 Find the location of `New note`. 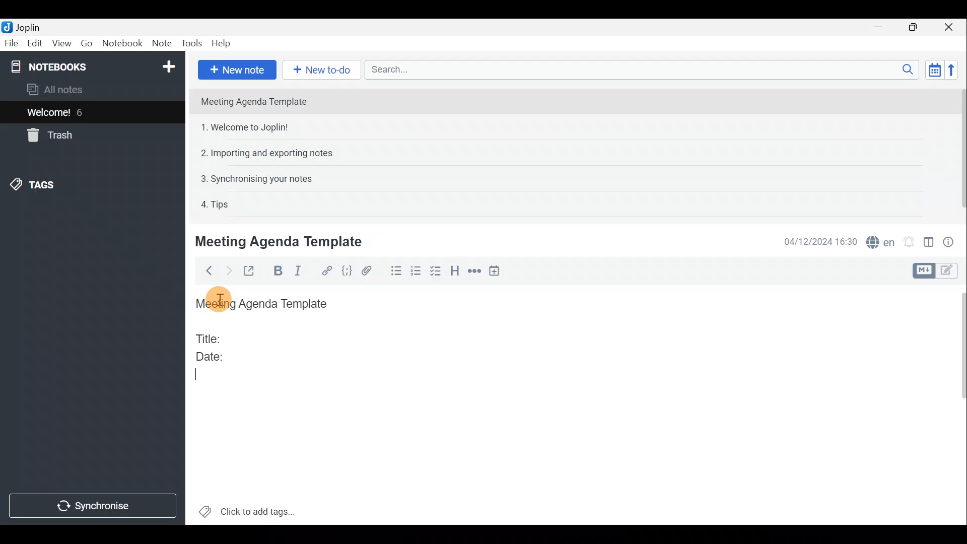

New note is located at coordinates (237, 70).